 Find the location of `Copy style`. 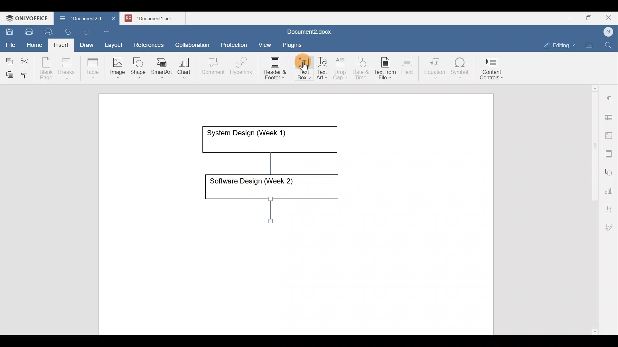

Copy style is located at coordinates (27, 73).